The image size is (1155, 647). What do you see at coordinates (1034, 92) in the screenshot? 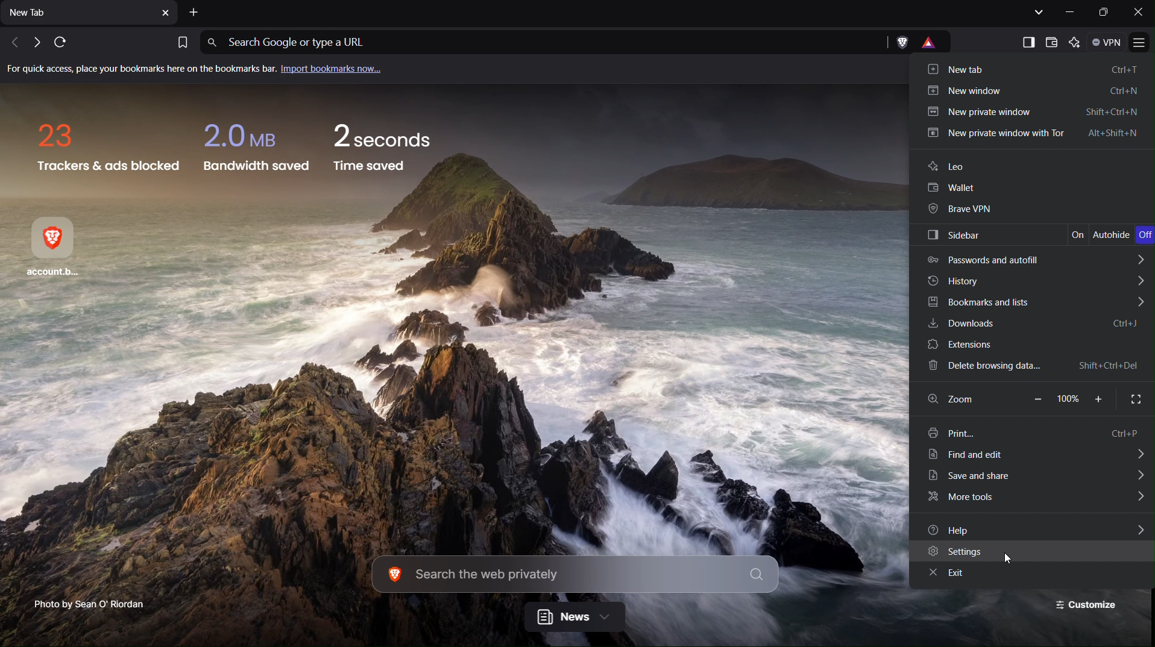
I see `New Window` at bounding box center [1034, 92].